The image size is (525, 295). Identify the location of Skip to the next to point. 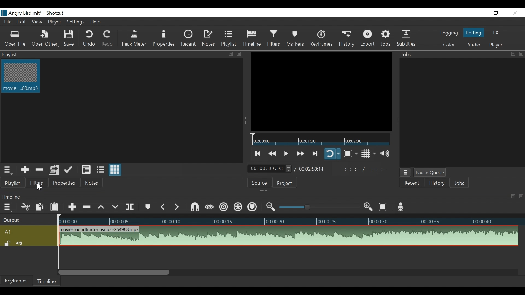
(258, 153).